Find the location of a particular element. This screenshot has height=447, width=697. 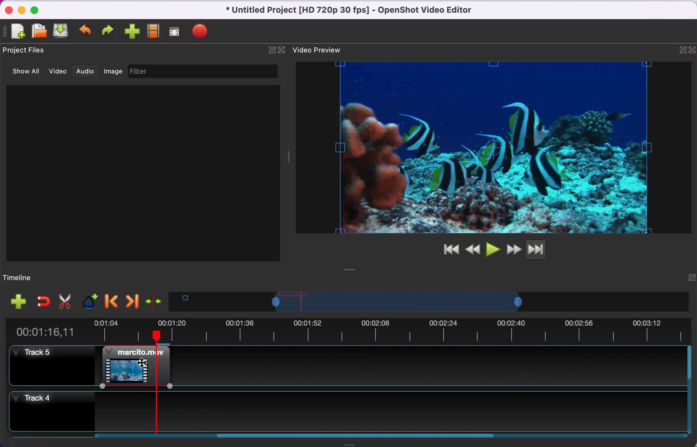

Cursor is located at coordinates (144, 363).